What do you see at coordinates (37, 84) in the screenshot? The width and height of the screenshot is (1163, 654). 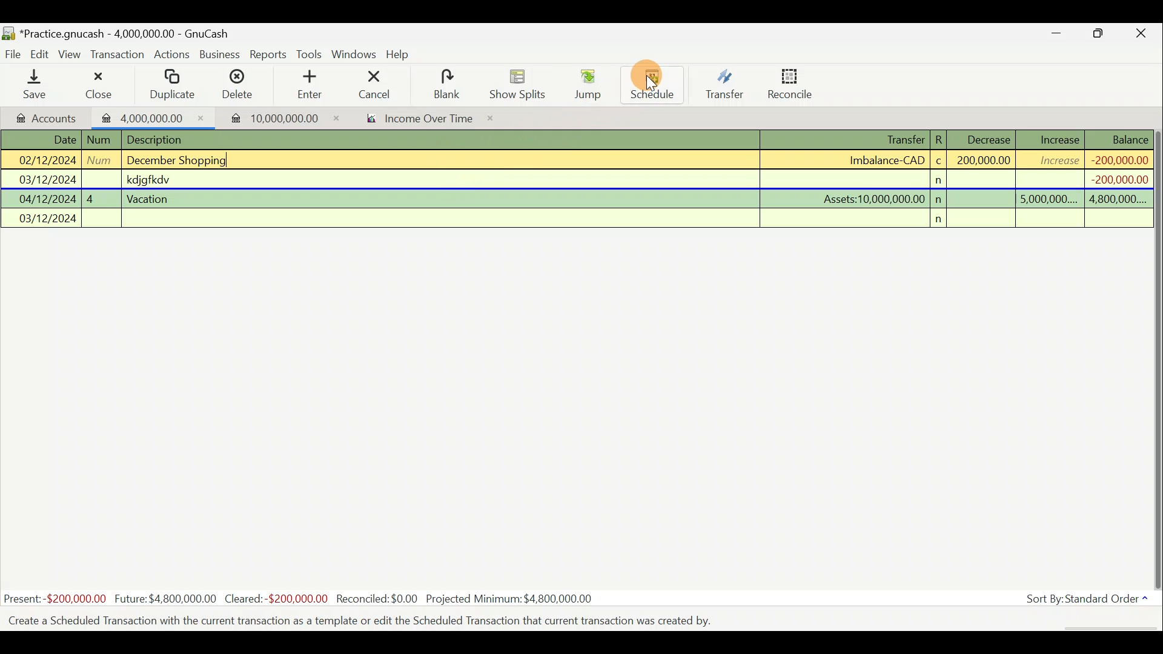 I see `Save` at bounding box center [37, 84].